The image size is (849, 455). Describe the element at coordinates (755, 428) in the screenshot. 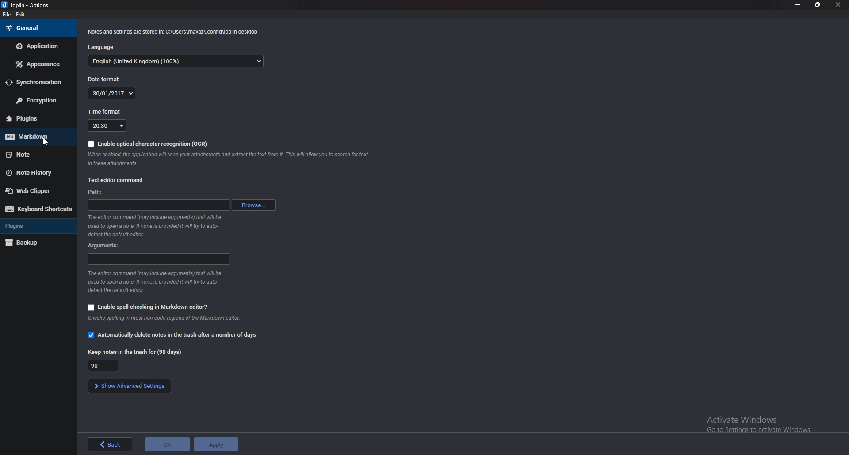

I see `activate windows pop up` at that location.